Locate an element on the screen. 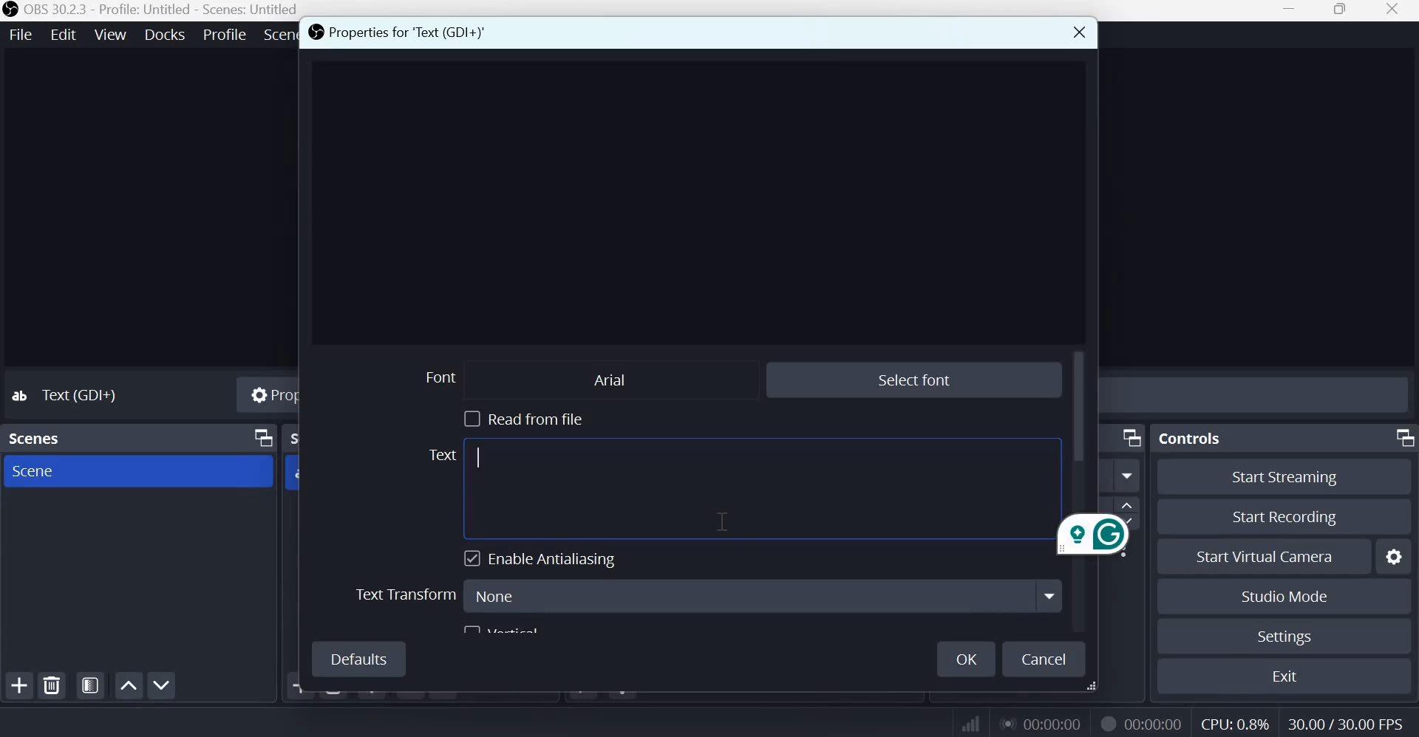 The image size is (1419, 737). Font is located at coordinates (437, 377).